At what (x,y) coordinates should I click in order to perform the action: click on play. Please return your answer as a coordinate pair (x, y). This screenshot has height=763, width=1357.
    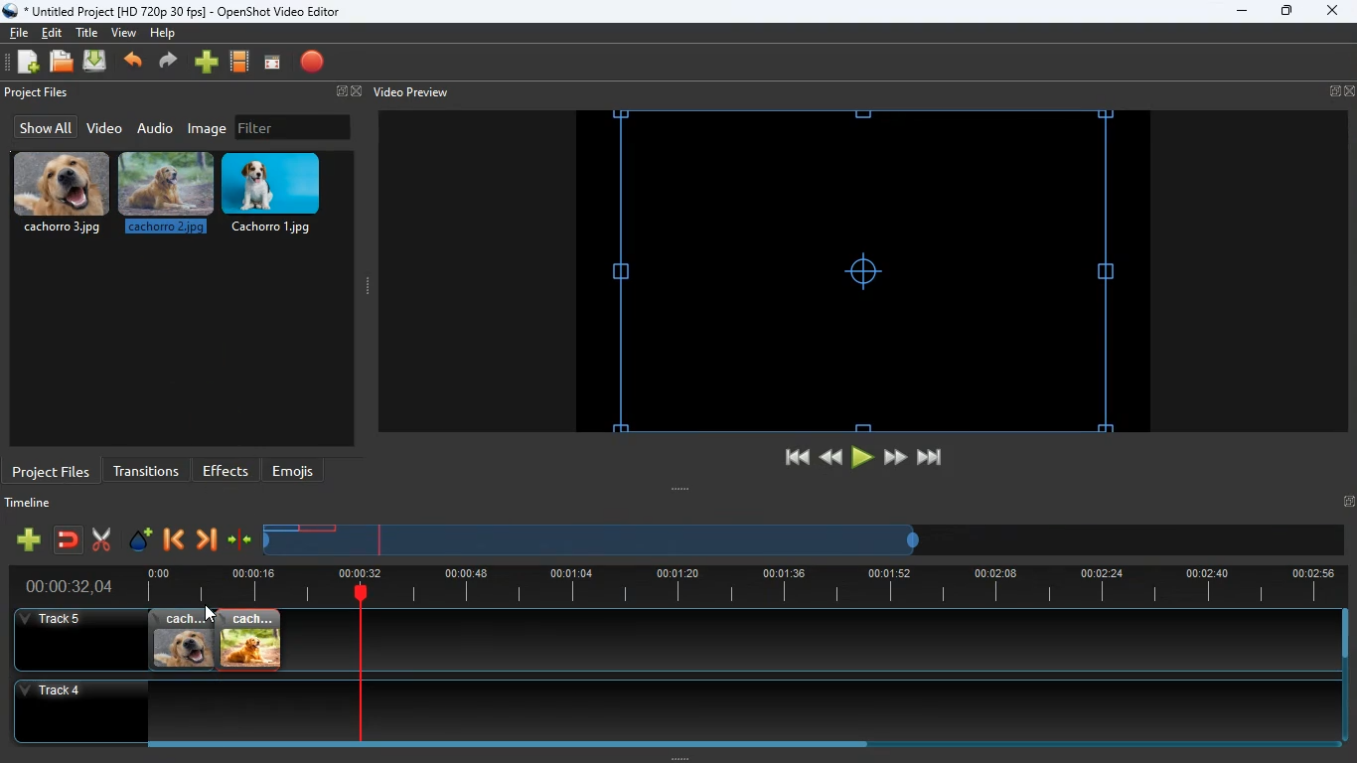
    Looking at the image, I should click on (862, 458).